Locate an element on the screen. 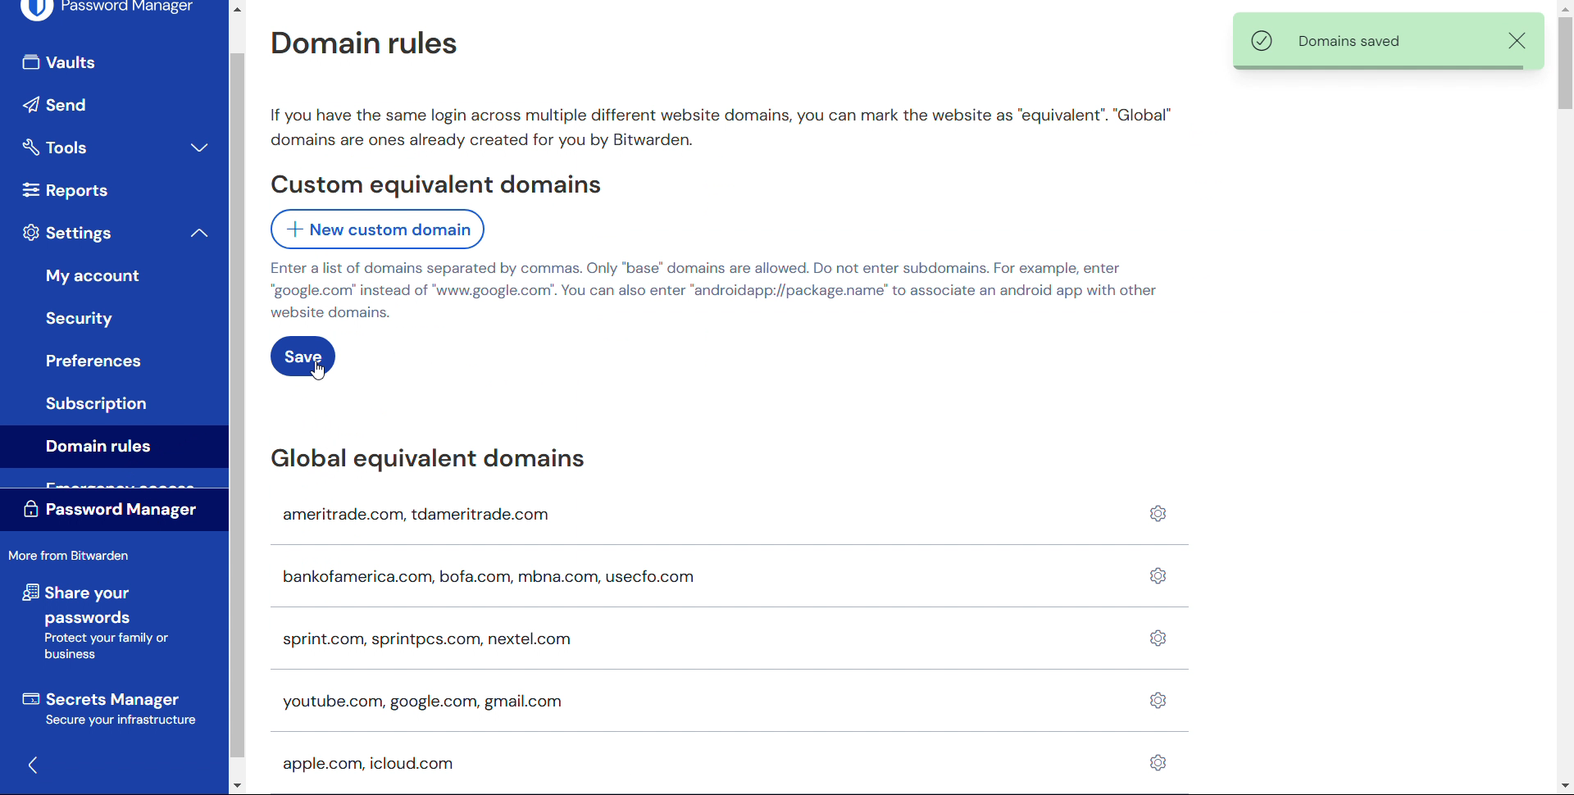 The width and height of the screenshot is (1574, 795). Global equivalent domains  is located at coordinates (426, 459).